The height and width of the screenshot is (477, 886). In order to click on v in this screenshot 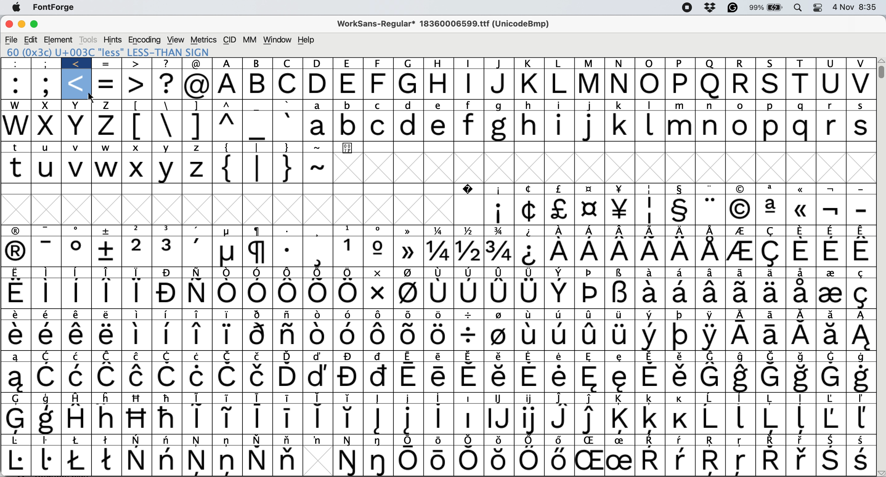, I will do `click(860, 63)`.